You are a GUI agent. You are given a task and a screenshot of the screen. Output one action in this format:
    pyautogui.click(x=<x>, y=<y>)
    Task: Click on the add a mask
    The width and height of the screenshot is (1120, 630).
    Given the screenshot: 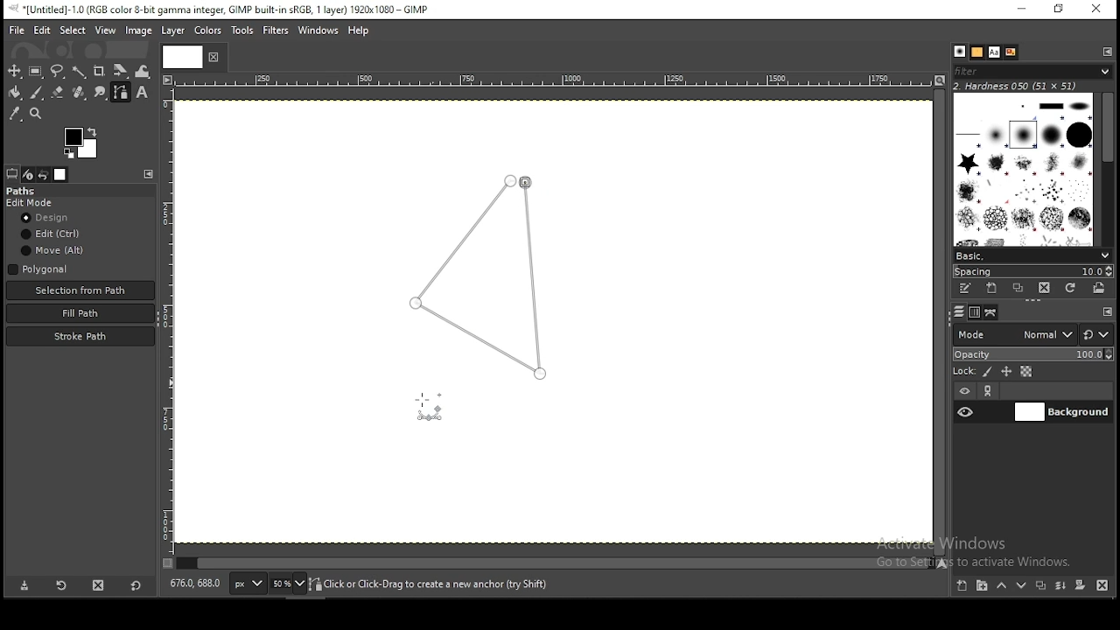 What is the action you would take?
    pyautogui.click(x=1081, y=585)
    